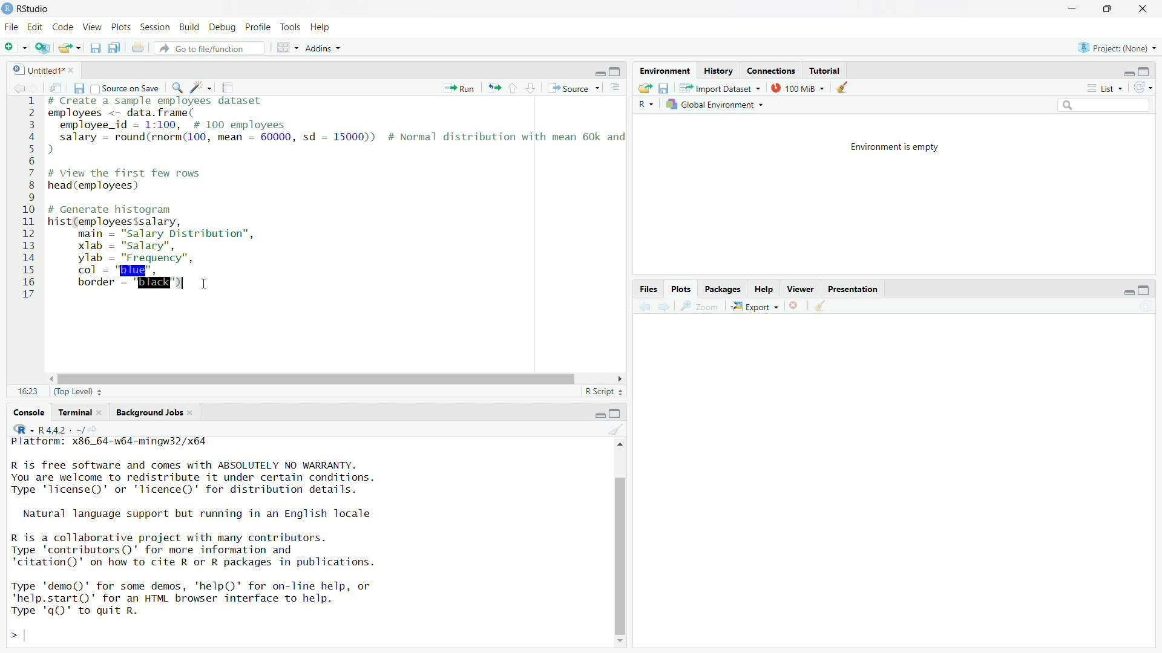 This screenshot has width=1162, height=653. I want to click on close, so click(72, 70).